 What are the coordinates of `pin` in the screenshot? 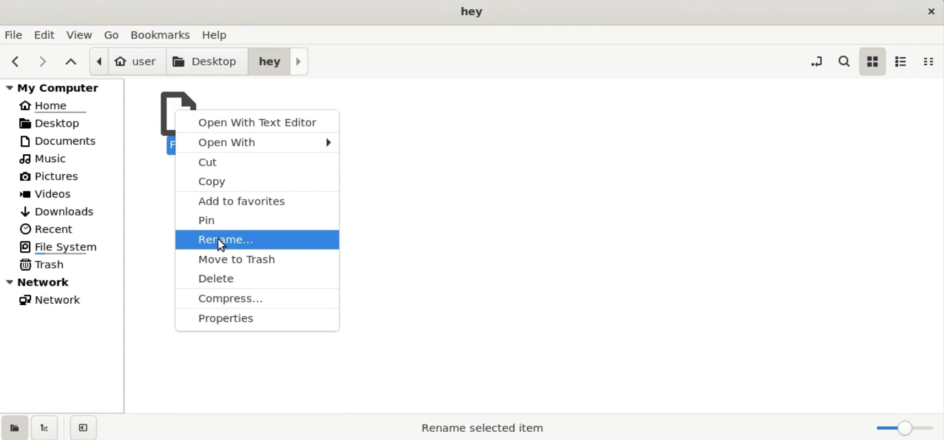 It's located at (258, 218).